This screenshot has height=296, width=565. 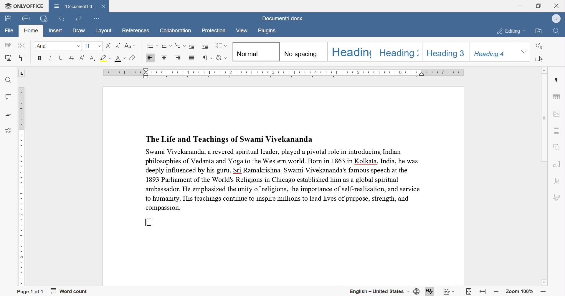 I want to click on layout, so click(x=105, y=31).